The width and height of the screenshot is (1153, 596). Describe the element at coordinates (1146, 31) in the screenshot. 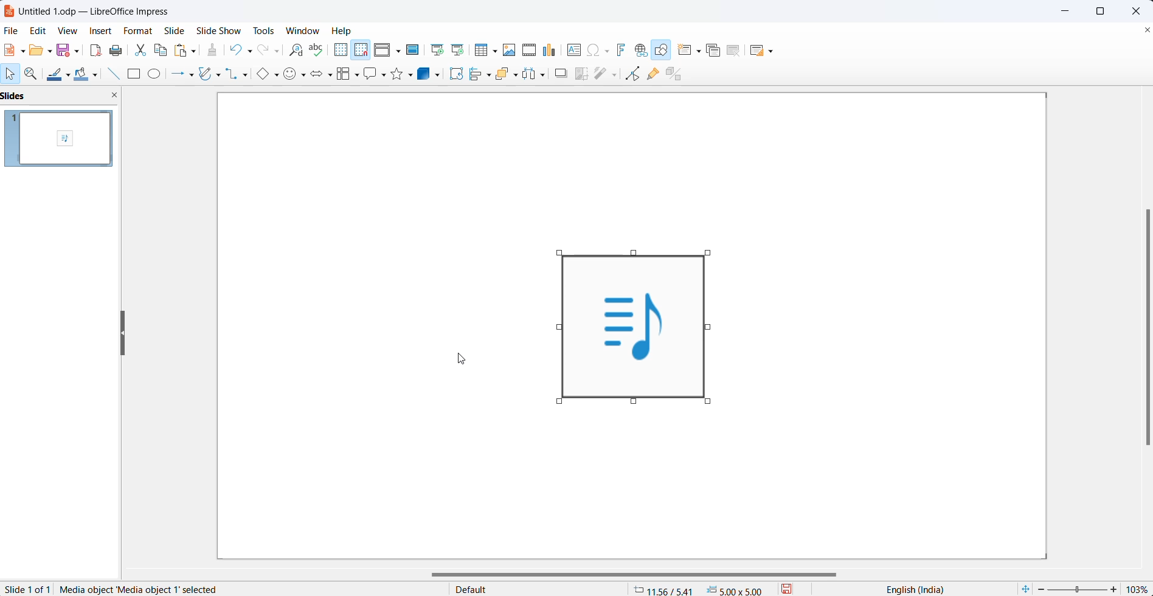

I see `close document` at that location.